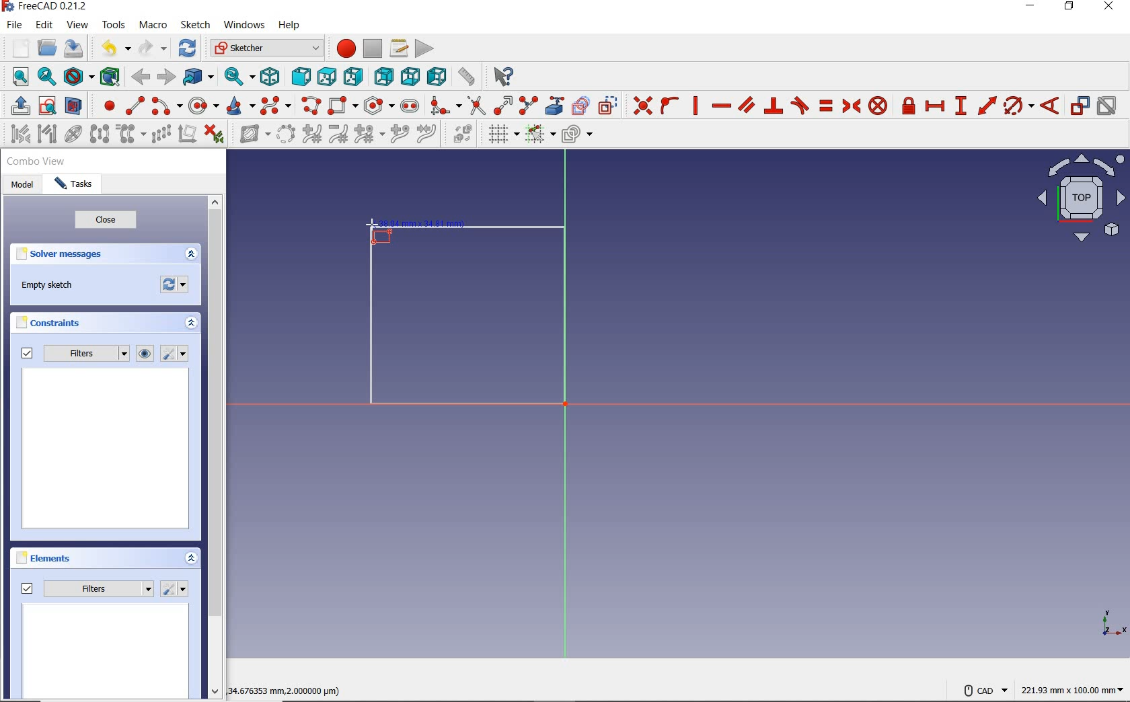 The width and height of the screenshot is (1130, 702). What do you see at coordinates (936, 106) in the screenshot?
I see `constrain horizontal ditance` at bounding box center [936, 106].